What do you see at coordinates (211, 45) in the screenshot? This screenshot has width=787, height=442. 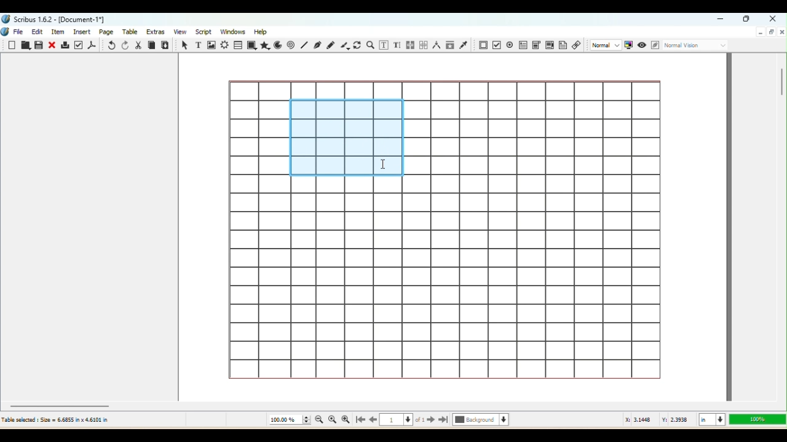 I see `Image frame` at bounding box center [211, 45].